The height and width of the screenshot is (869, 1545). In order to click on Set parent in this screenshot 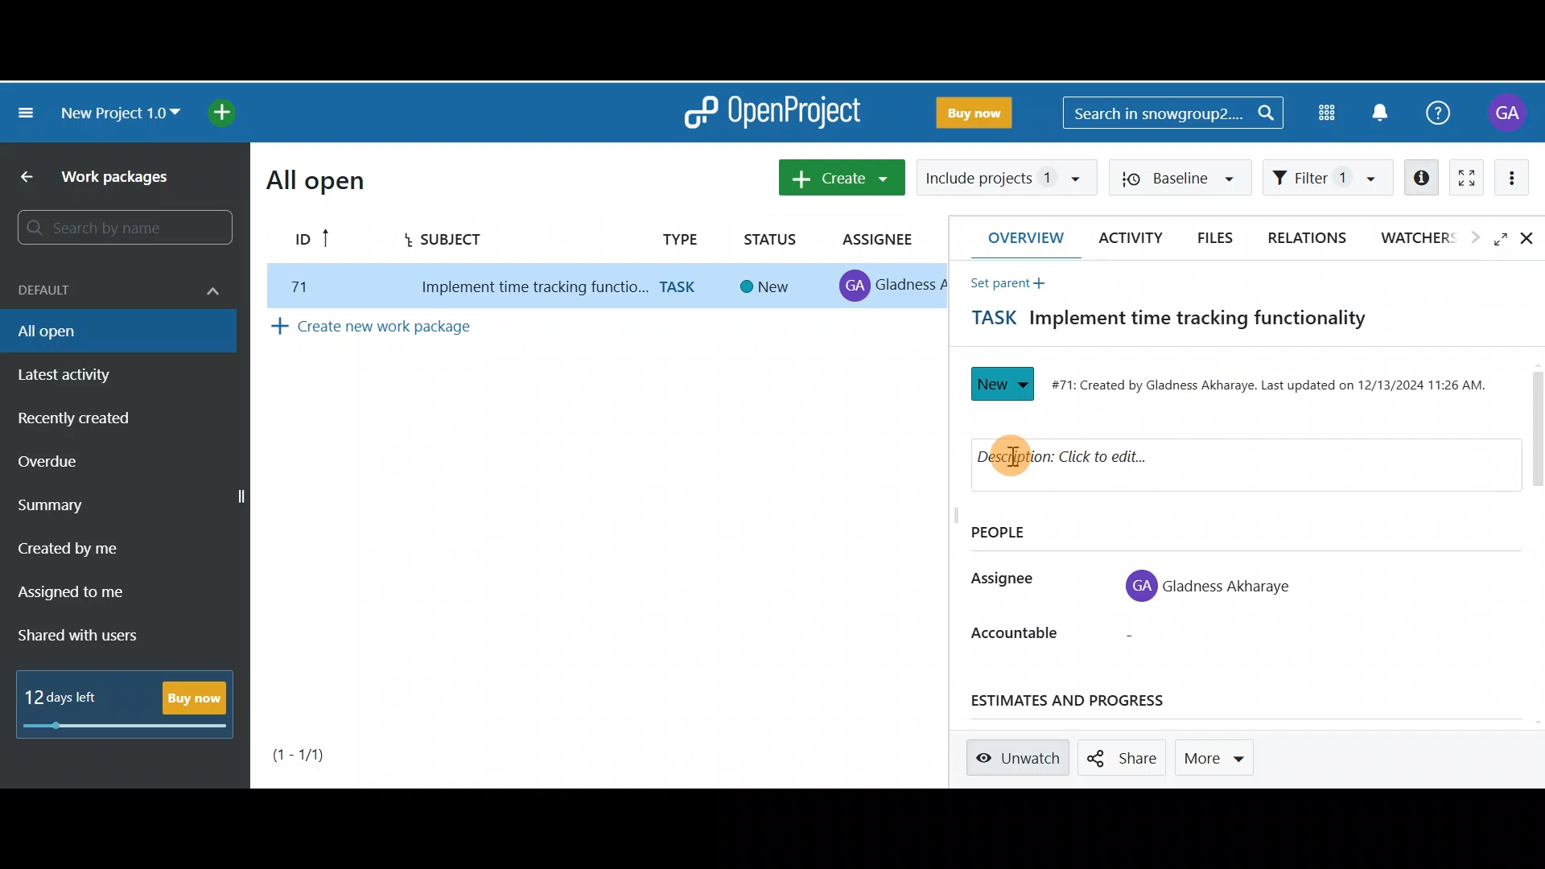, I will do `click(1003, 282)`.